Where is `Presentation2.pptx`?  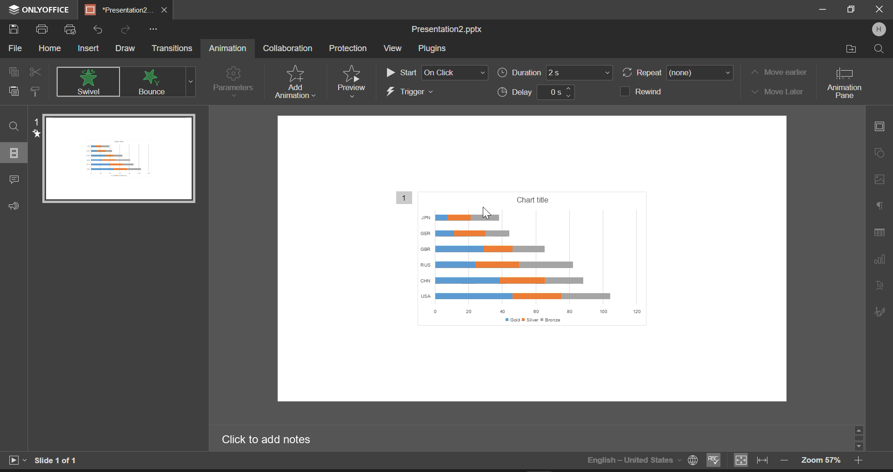
Presentation2.pptx is located at coordinates (450, 29).